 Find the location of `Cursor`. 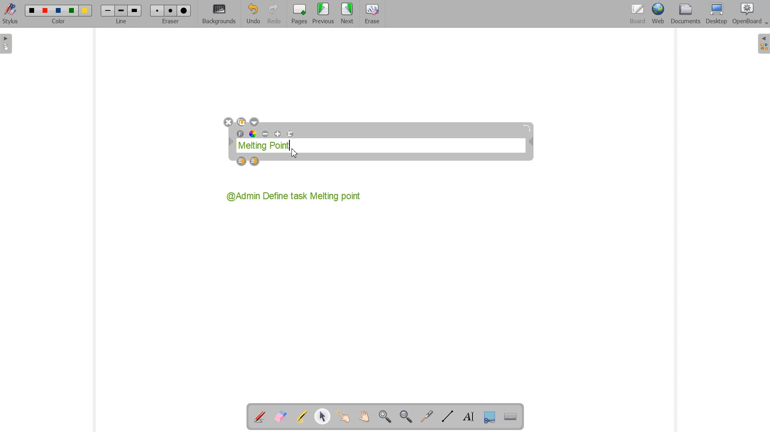

Cursor is located at coordinates (294, 154).